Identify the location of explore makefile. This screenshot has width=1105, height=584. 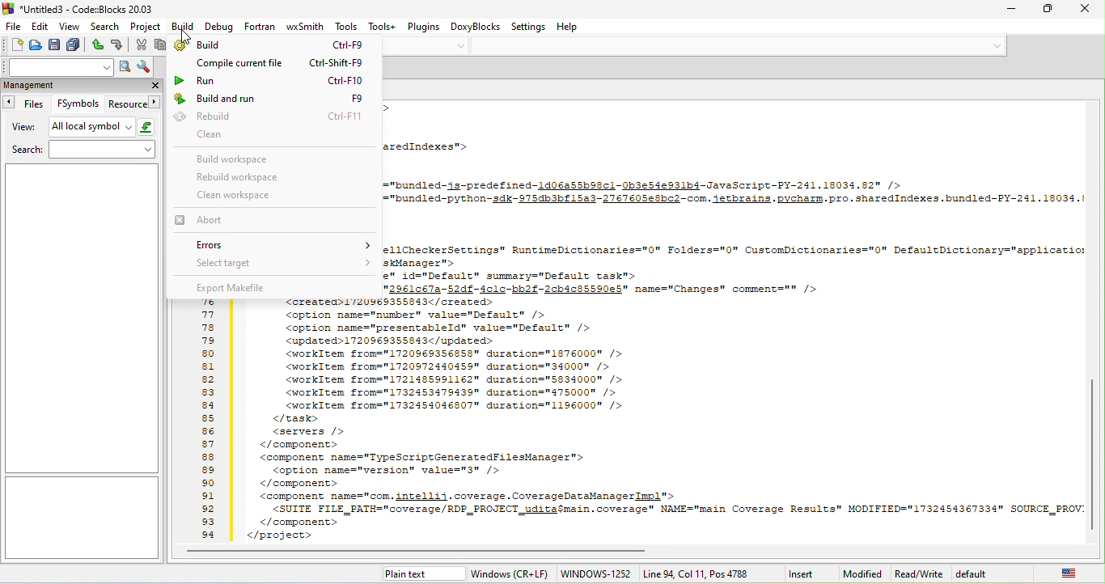
(273, 285).